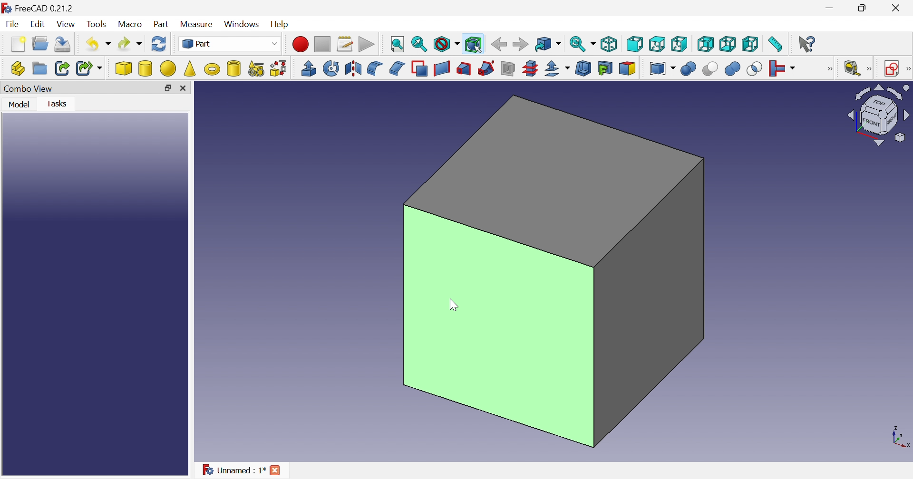  I want to click on Make link, so click(63, 68).